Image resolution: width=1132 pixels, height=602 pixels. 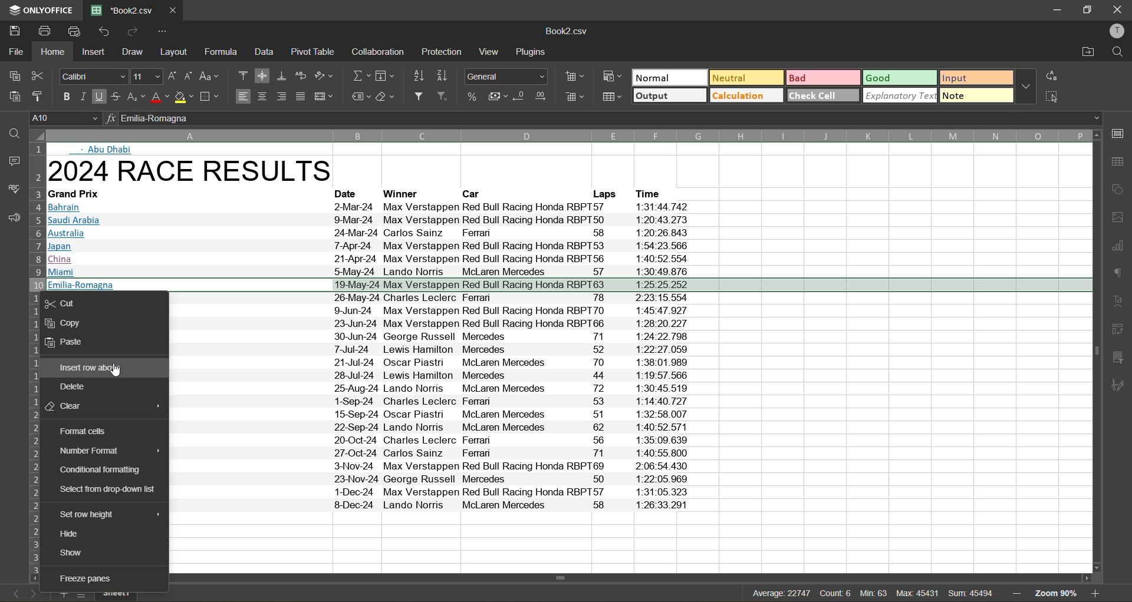 I want to click on image, so click(x=1121, y=217).